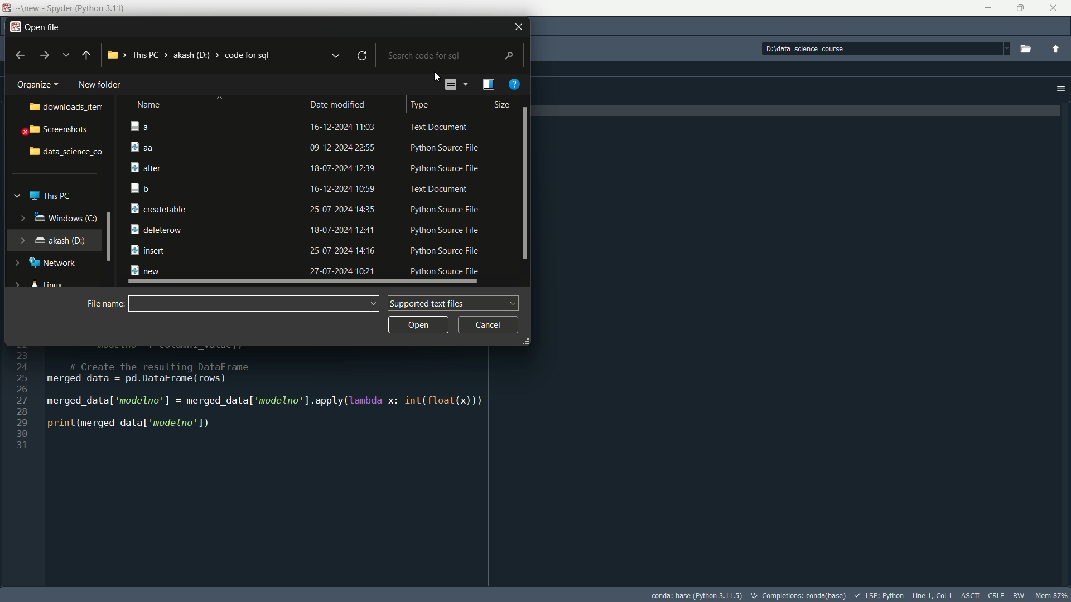 This screenshot has height=602, width=1071. Describe the element at coordinates (255, 304) in the screenshot. I see `File name ` at that location.